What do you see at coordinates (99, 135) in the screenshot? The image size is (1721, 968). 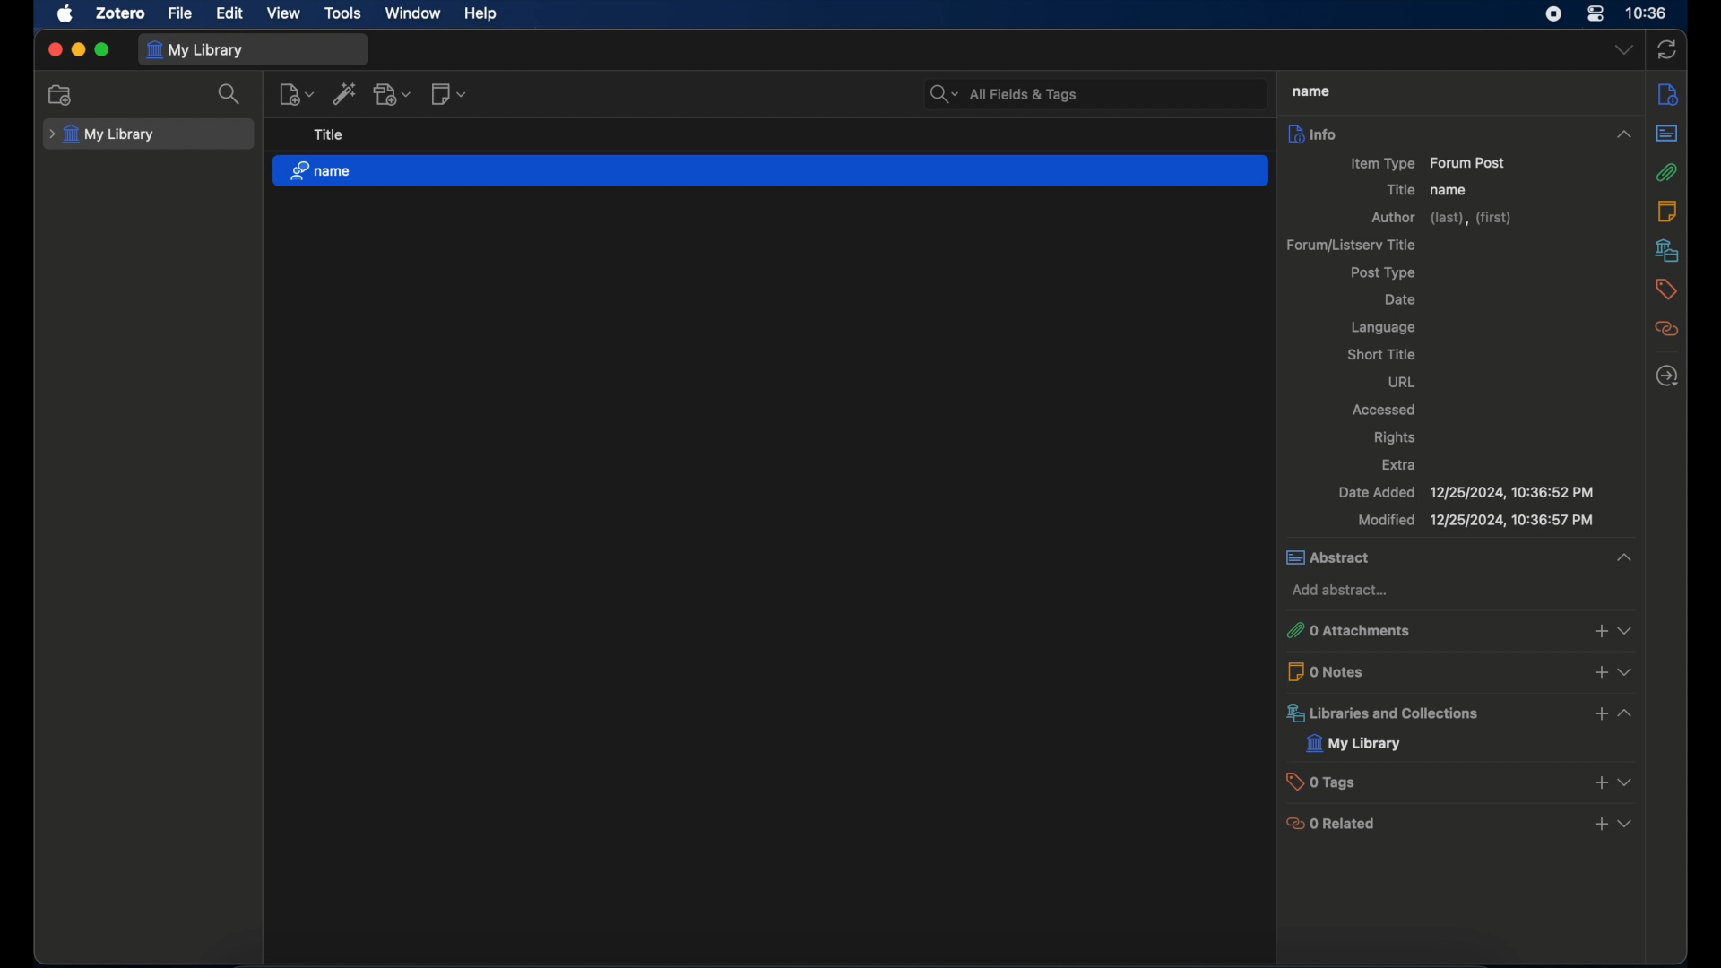 I see `my library` at bounding box center [99, 135].